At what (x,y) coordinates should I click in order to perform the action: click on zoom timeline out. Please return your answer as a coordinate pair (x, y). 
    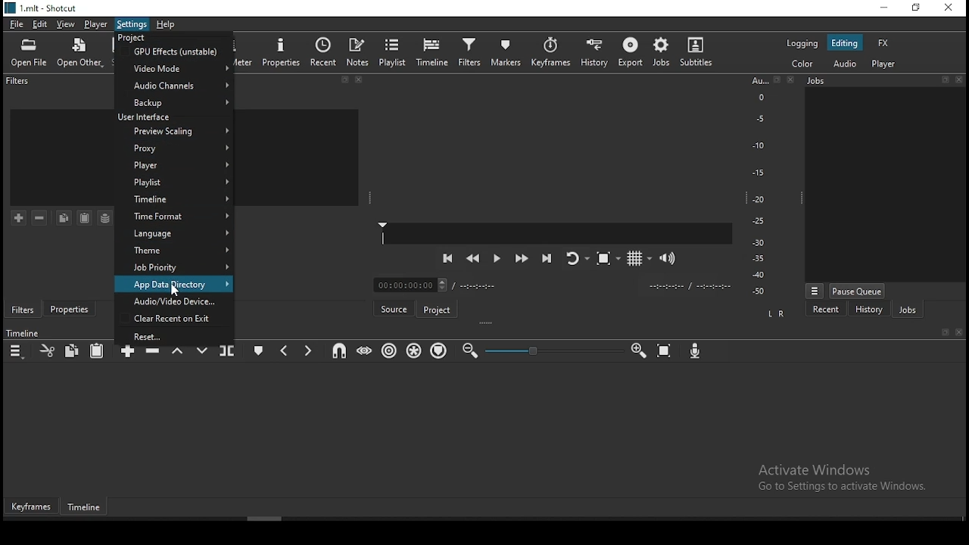
    Looking at the image, I should click on (470, 350).